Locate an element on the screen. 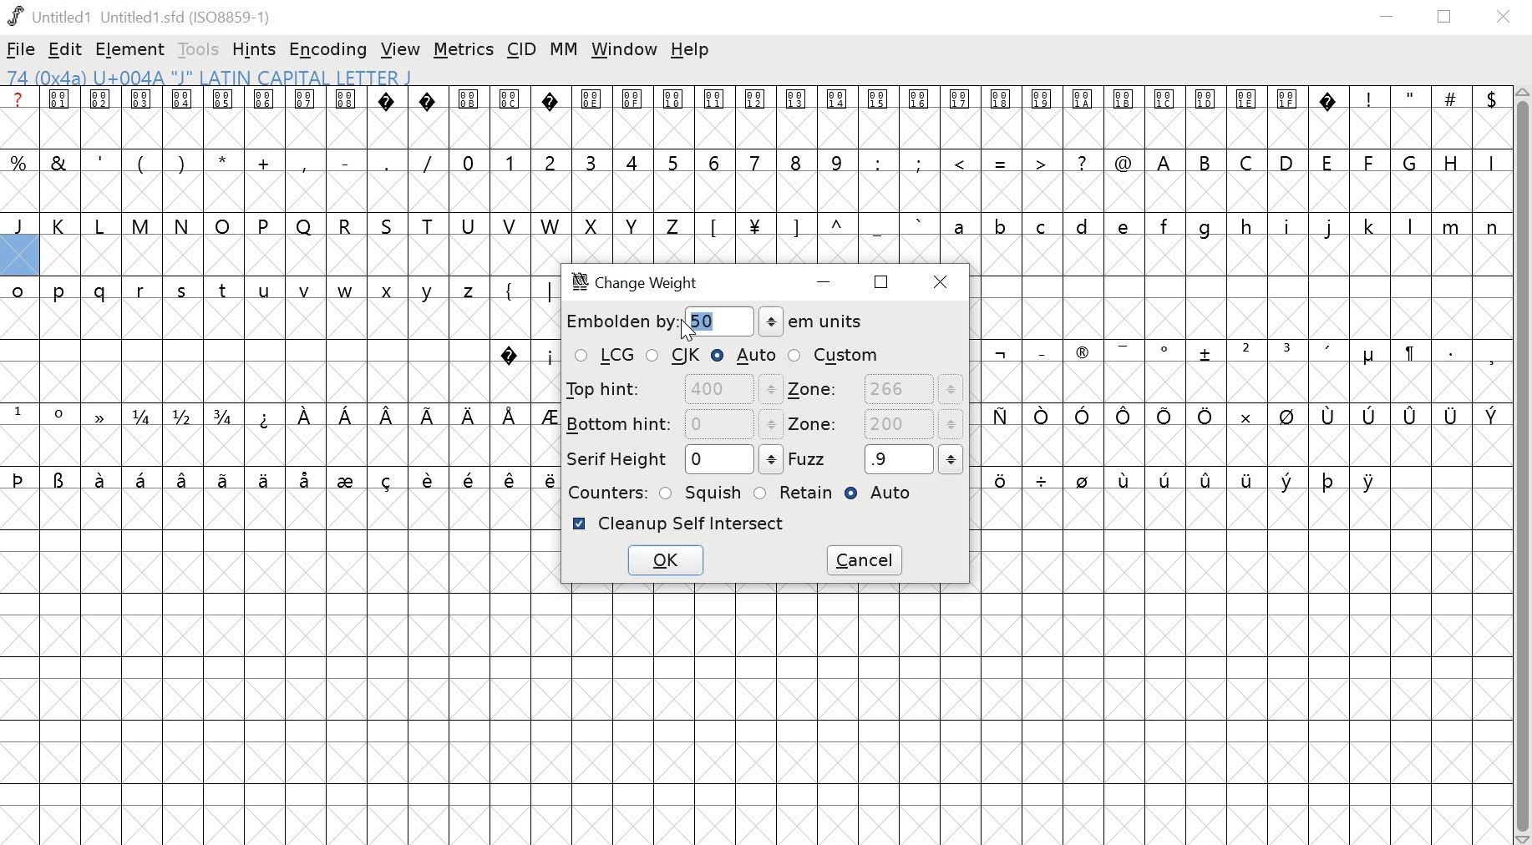 The image size is (1532, 845). MM is located at coordinates (566, 49).